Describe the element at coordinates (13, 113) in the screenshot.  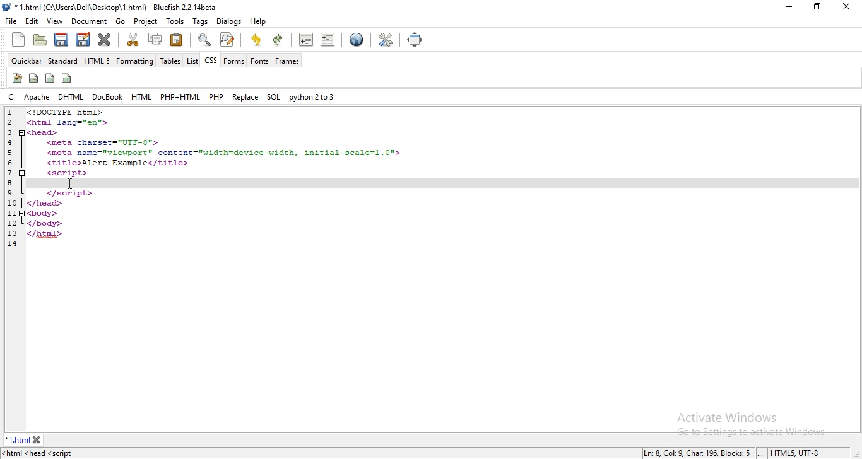
I see `1` at that location.